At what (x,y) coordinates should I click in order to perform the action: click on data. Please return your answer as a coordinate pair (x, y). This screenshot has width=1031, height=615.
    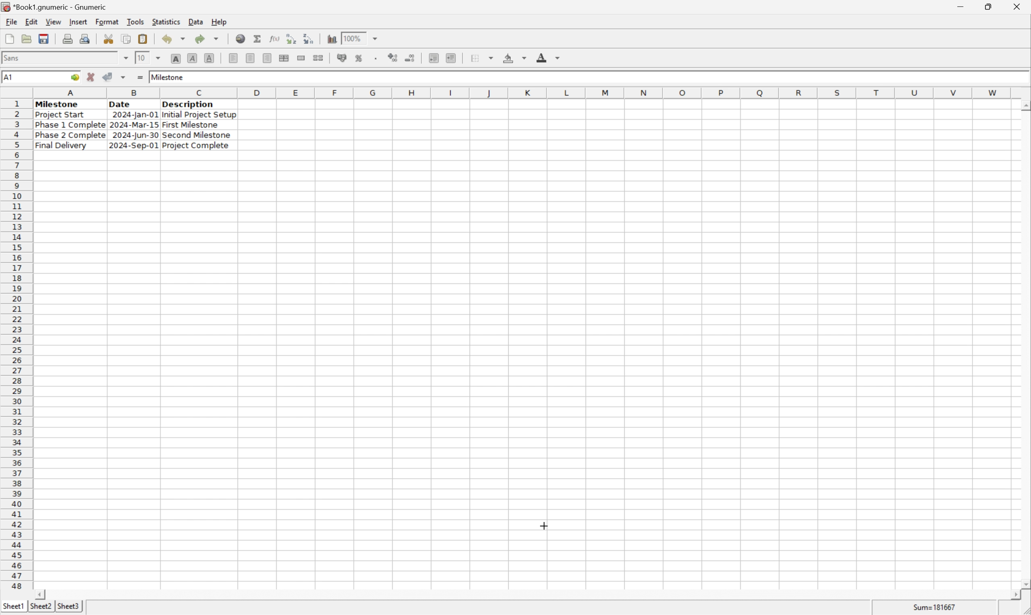
    Looking at the image, I should click on (195, 20).